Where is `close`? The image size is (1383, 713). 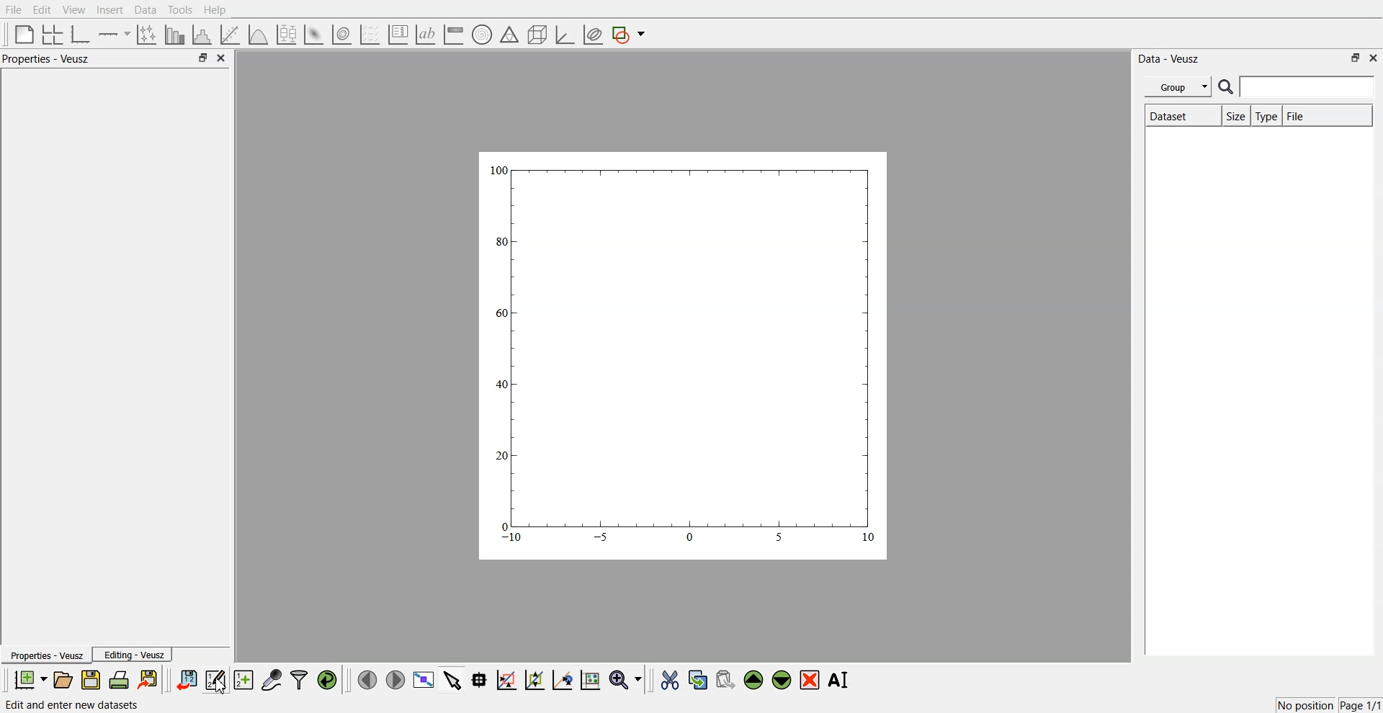
close is located at coordinates (1374, 57).